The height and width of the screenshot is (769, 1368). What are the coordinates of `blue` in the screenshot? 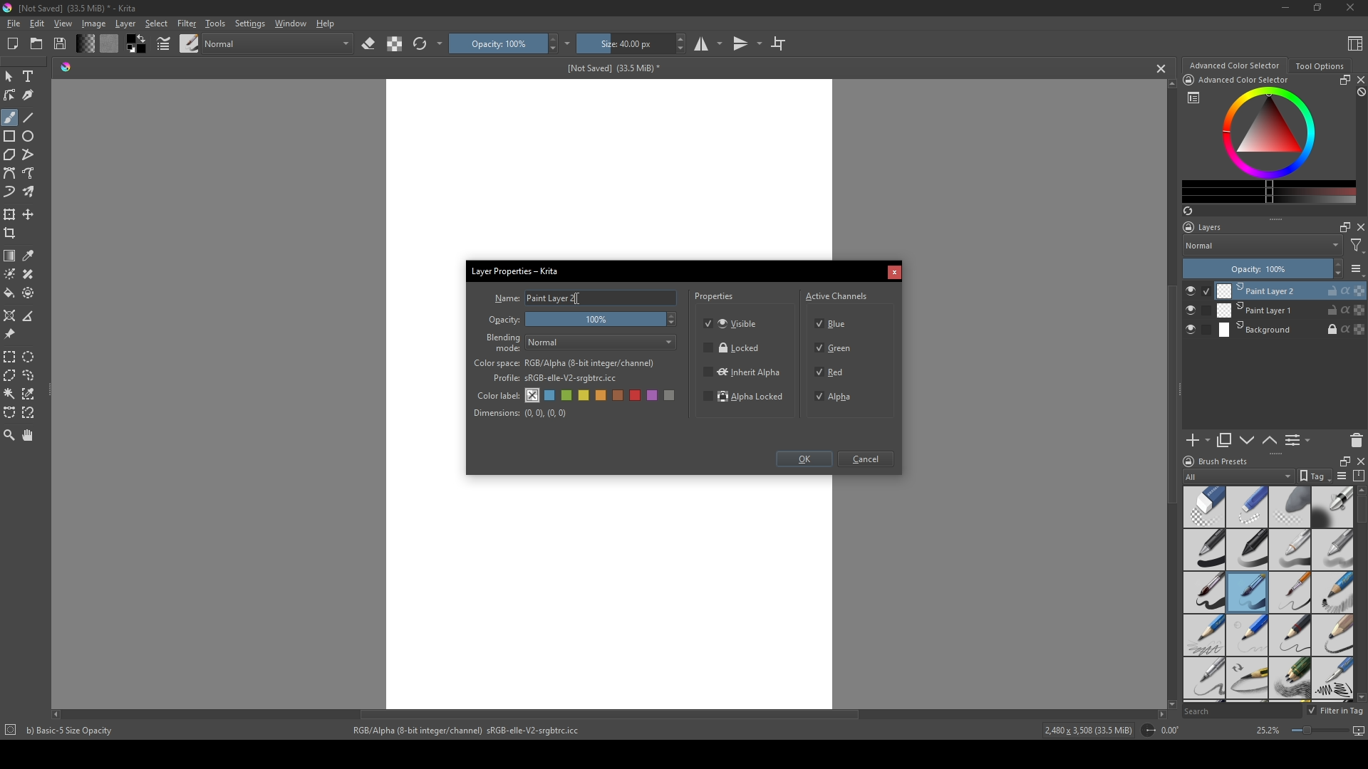 It's located at (551, 396).